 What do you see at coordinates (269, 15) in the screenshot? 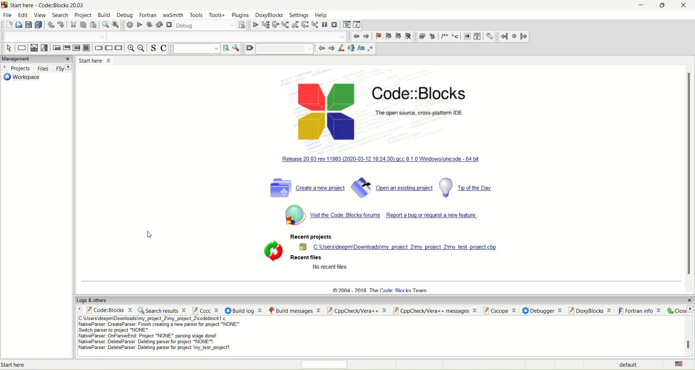
I see `doxyblocks` at bounding box center [269, 15].